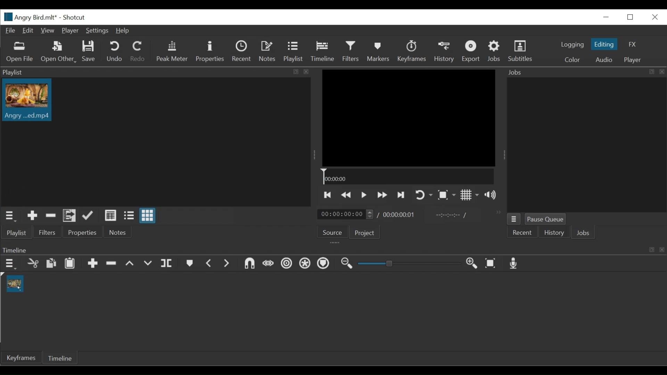  I want to click on Minimize, so click(607, 17).